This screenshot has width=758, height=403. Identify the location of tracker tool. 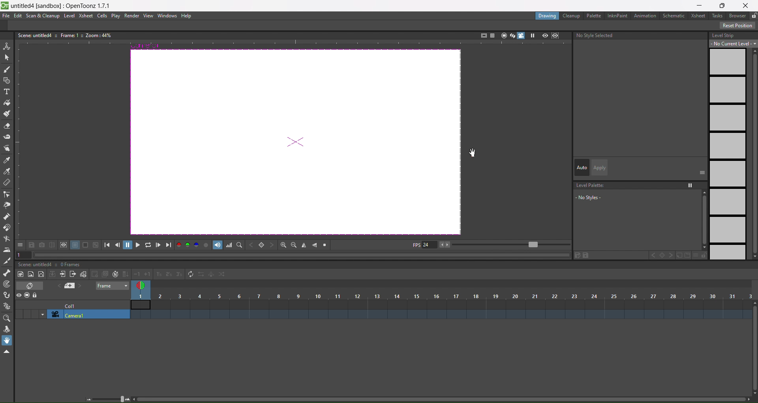
(8, 284).